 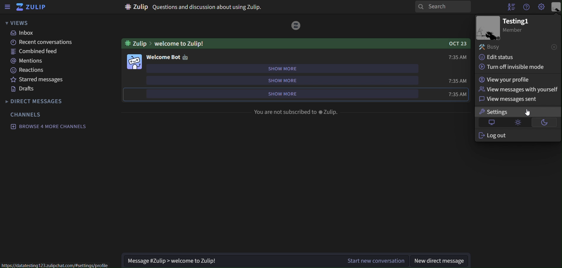 I want to click on new direct message, so click(x=441, y=259).